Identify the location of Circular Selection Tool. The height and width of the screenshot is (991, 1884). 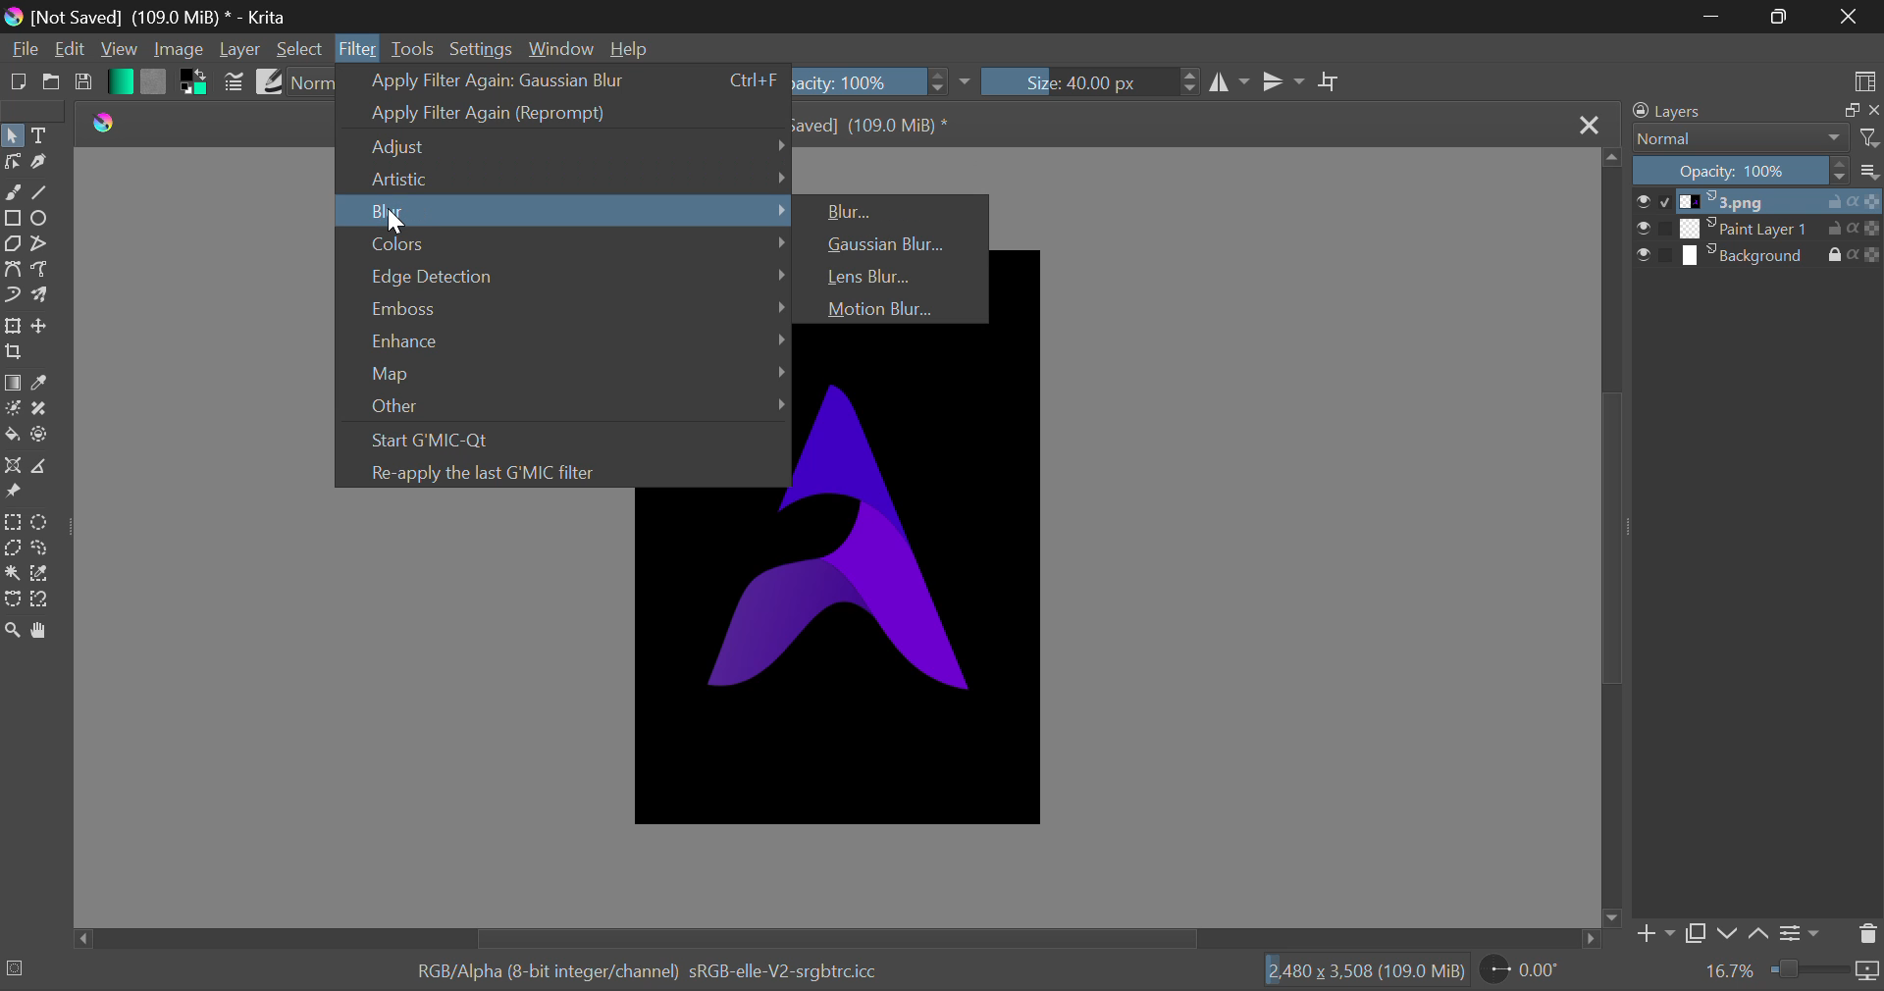
(43, 523).